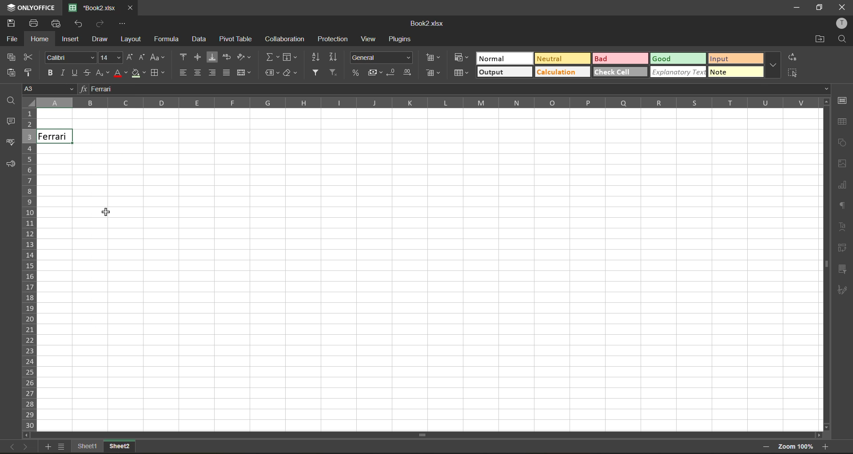  I want to click on replace, so click(792, 57).